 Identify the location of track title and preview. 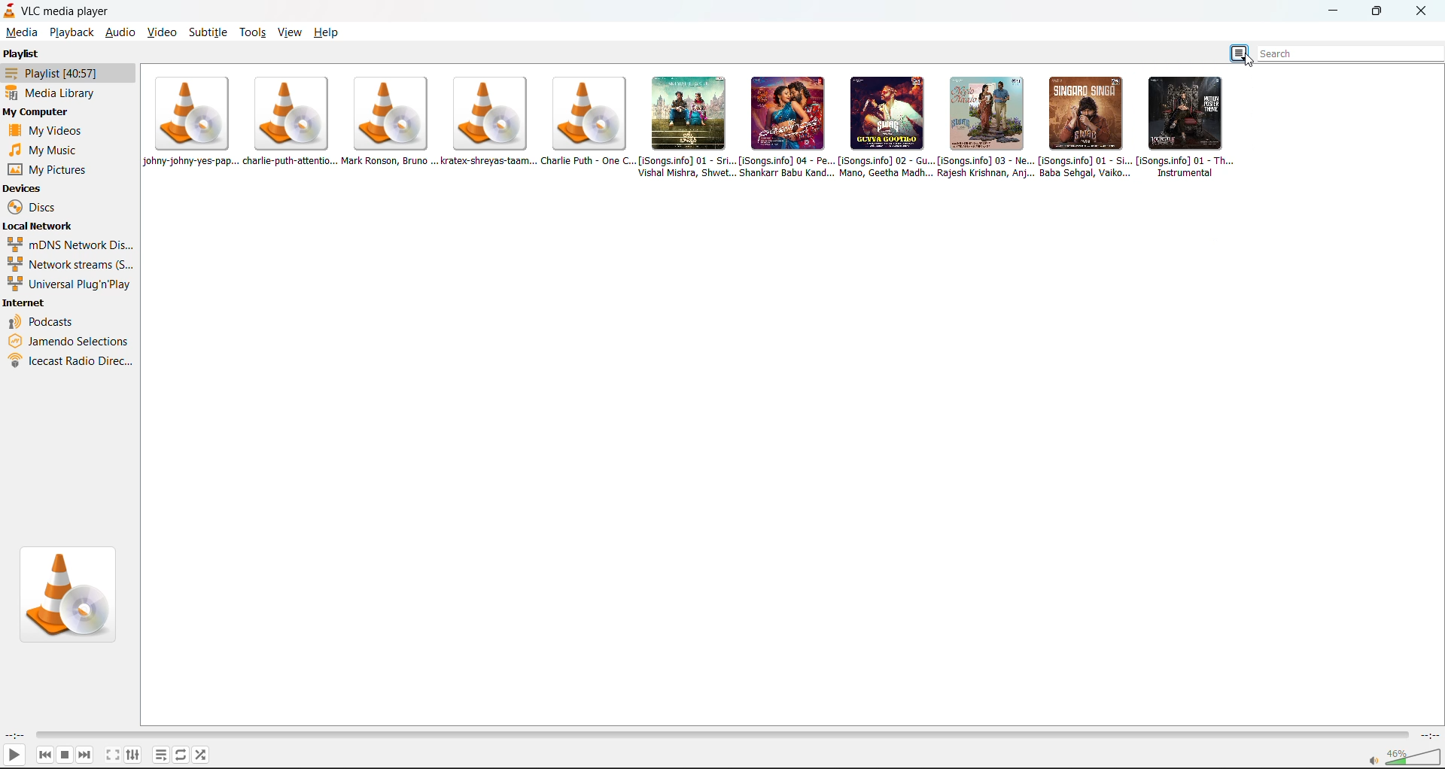
(1191, 128).